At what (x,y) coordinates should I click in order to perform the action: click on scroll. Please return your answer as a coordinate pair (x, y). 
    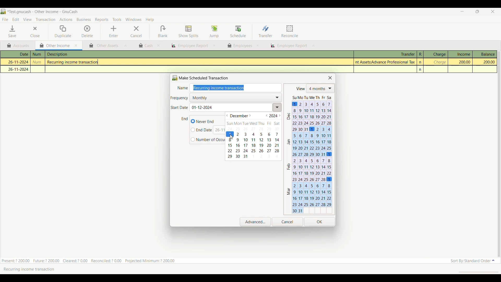
    Looking at the image, I should click on (476, 272).